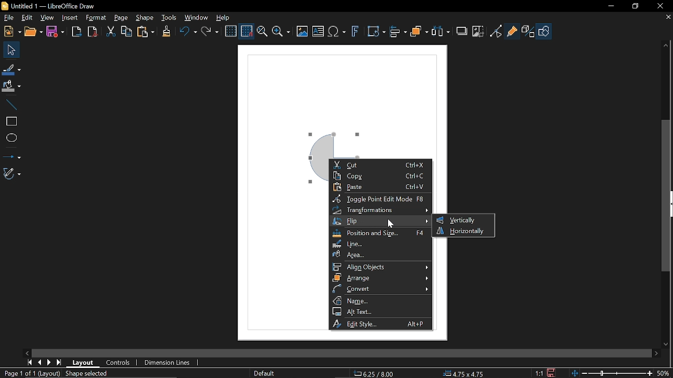  What do you see at coordinates (512, 32) in the screenshot?
I see `GLue` at bounding box center [512, 32].